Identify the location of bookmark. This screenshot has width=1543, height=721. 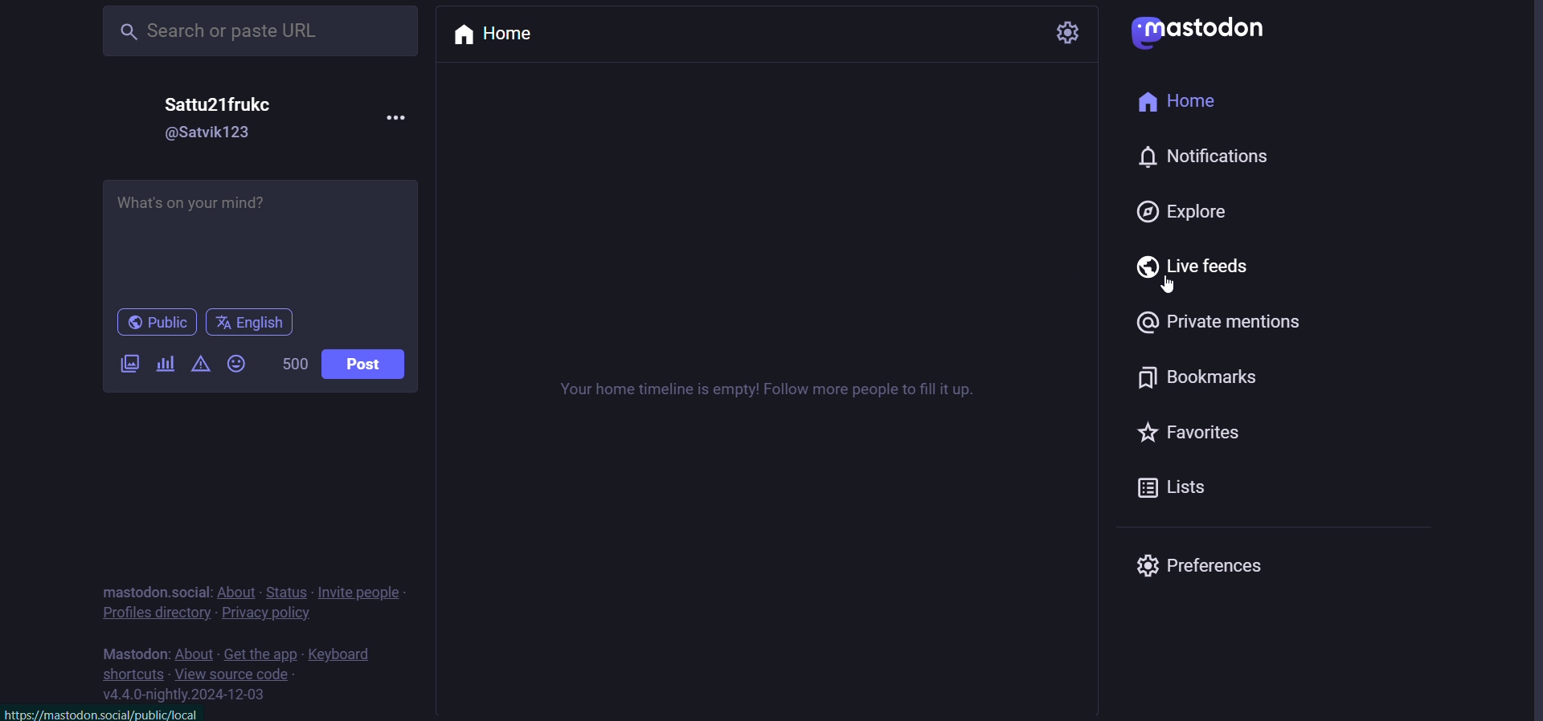
(1209, 378).